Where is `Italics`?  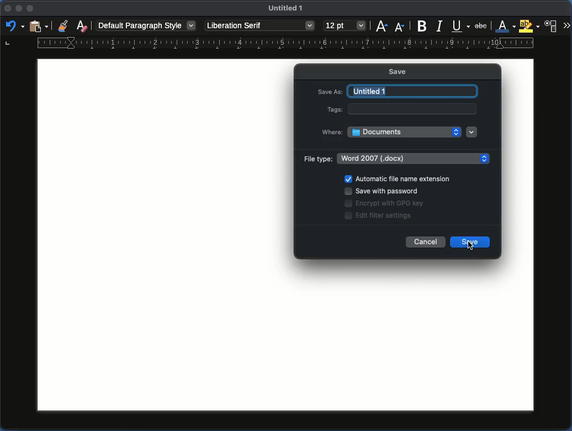 Italics is located at coordinates (440, 25).